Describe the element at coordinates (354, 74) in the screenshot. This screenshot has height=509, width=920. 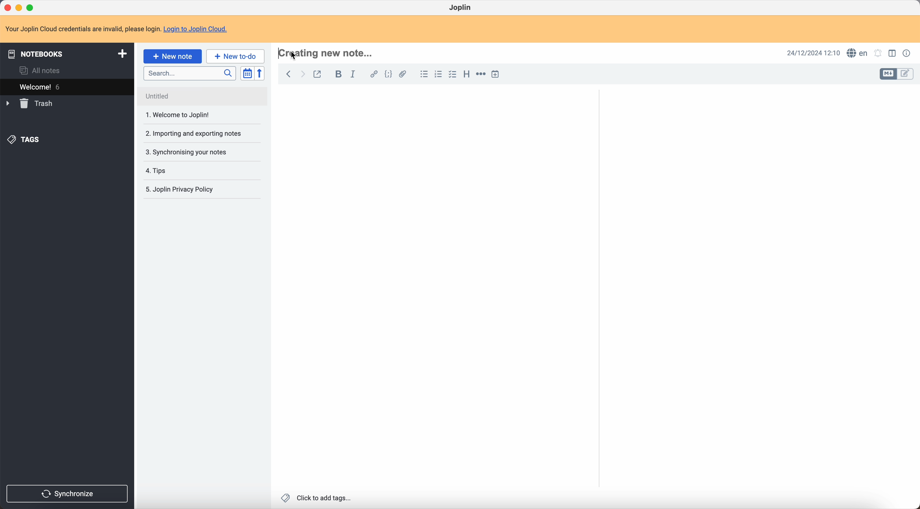
I see `italic` at that location.